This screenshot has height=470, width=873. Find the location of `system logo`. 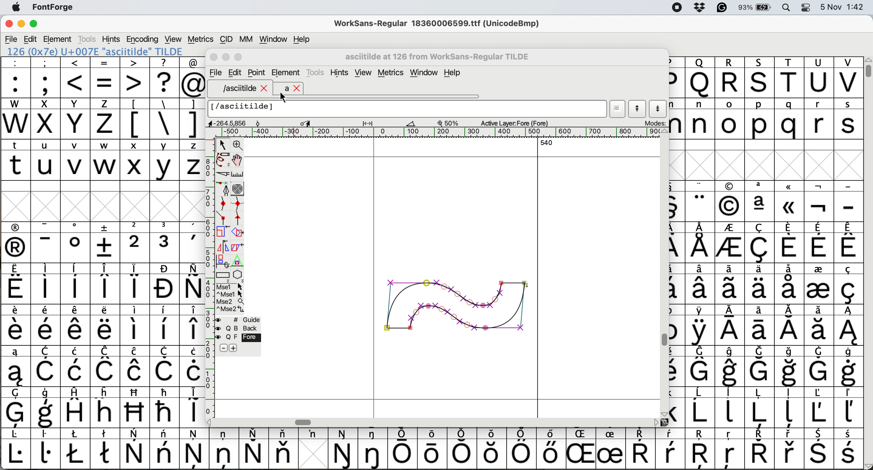

system logo is located at coordinates (16, 8).